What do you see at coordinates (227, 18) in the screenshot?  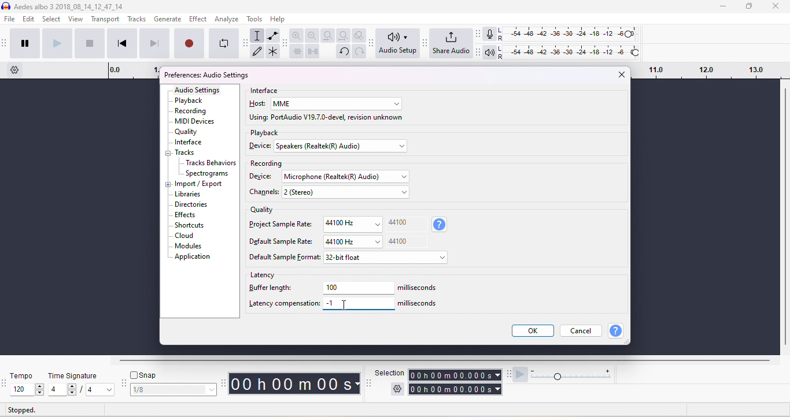 I see `analyze` at bounding box center [227, 18].